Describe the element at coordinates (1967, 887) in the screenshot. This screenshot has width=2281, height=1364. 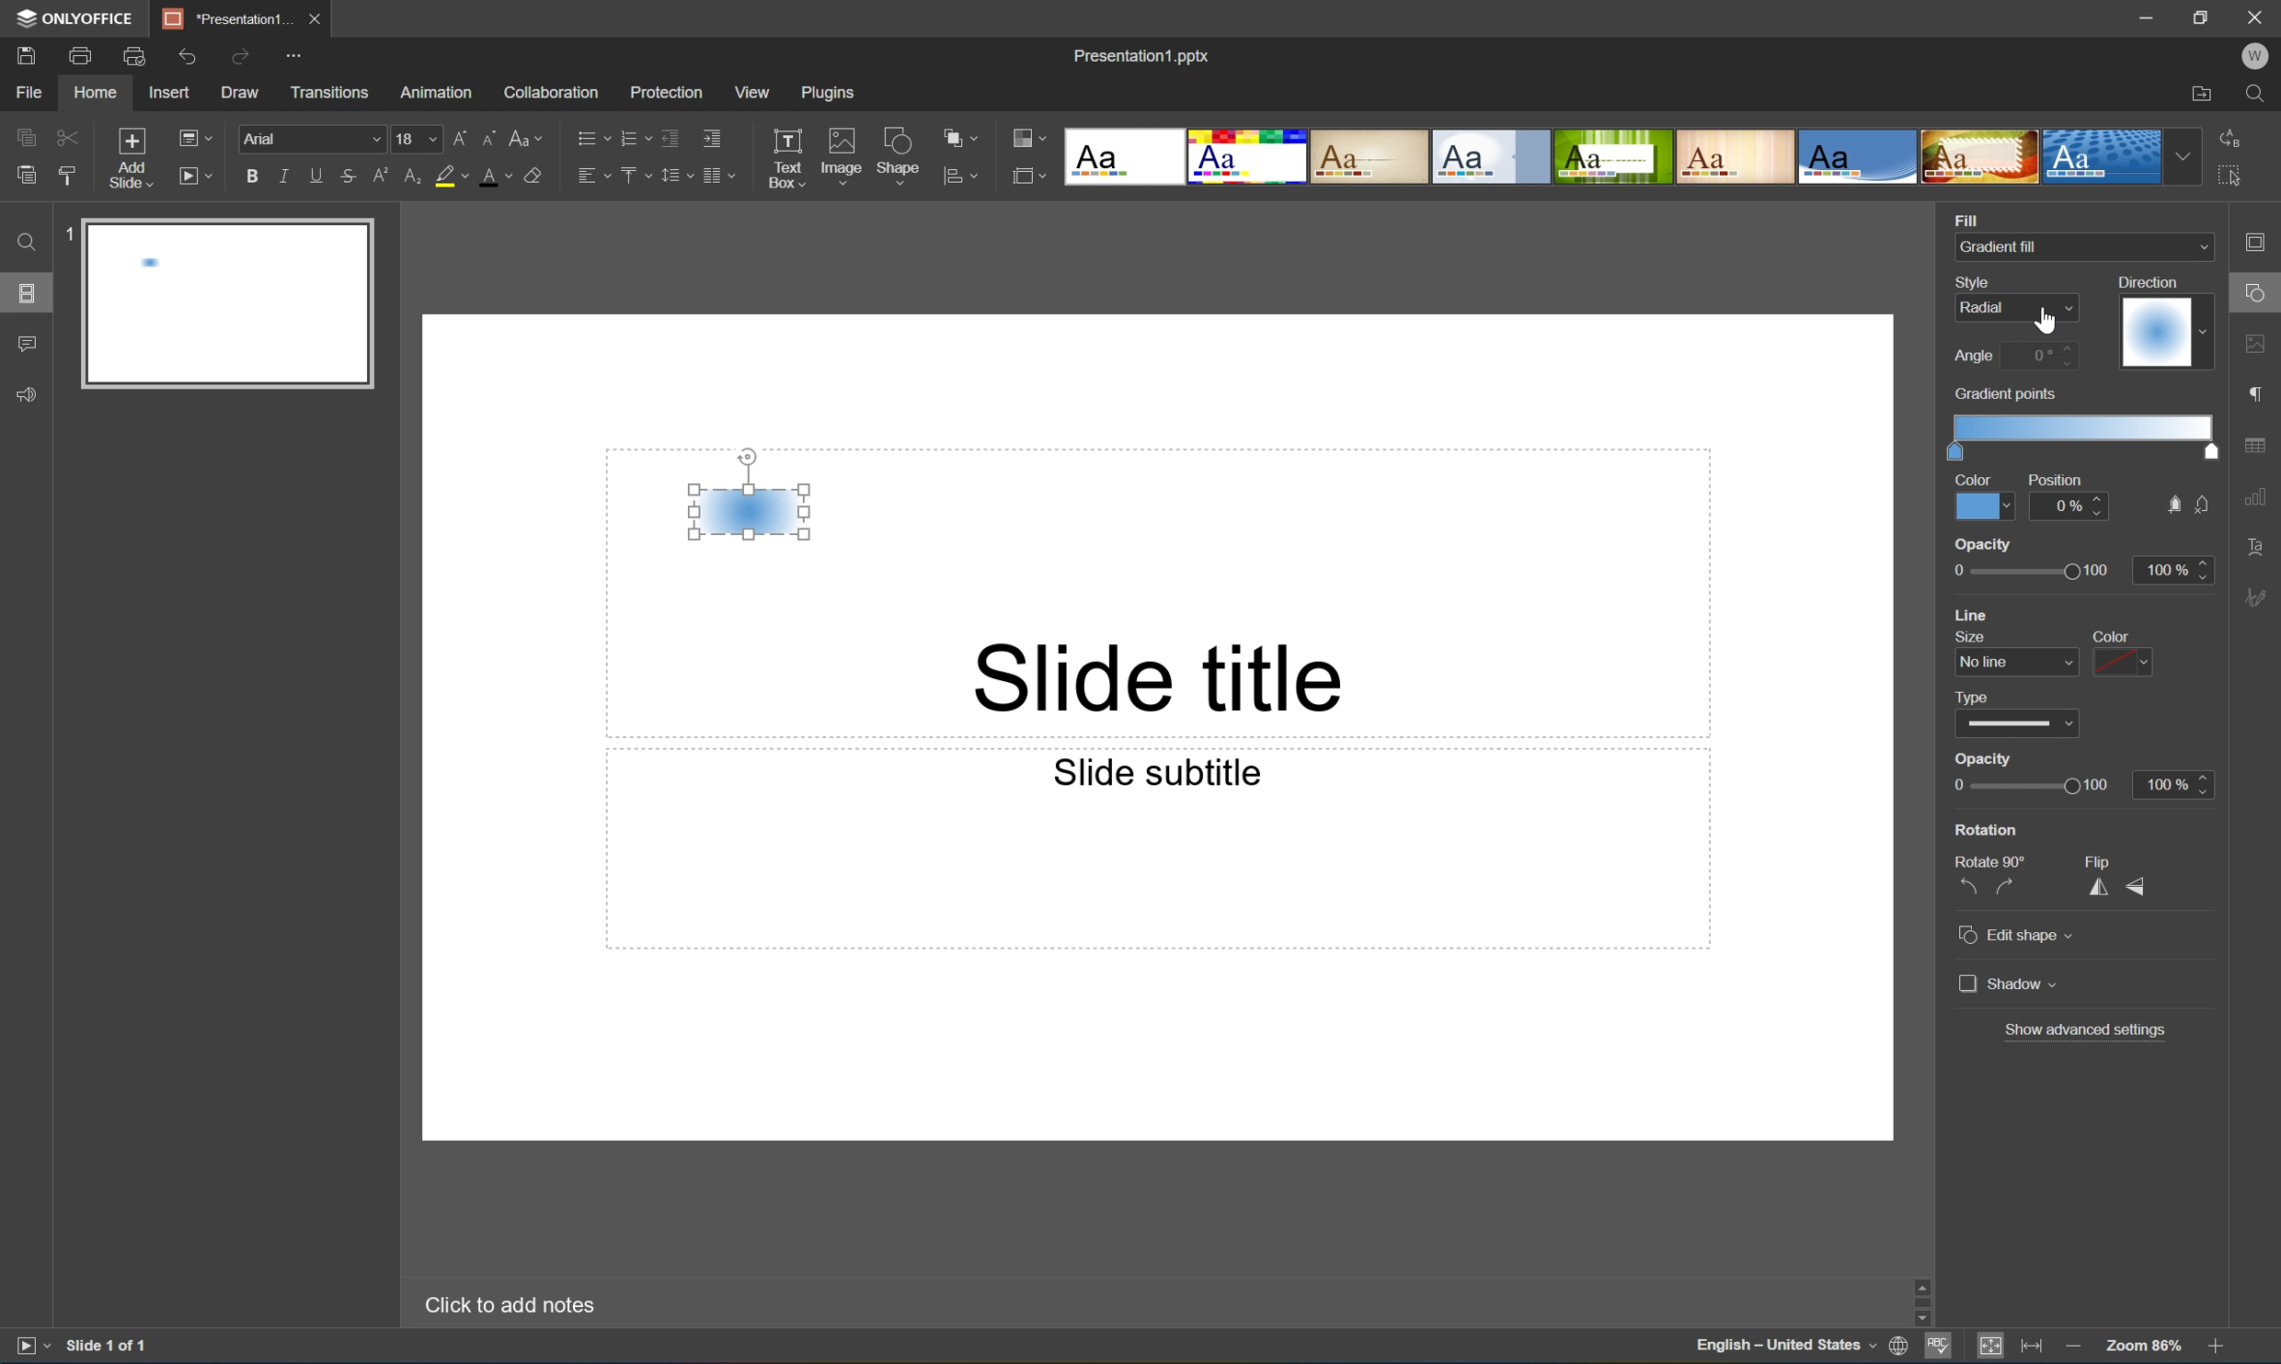
I see `Rotate 90° counterclockwise` at that location.